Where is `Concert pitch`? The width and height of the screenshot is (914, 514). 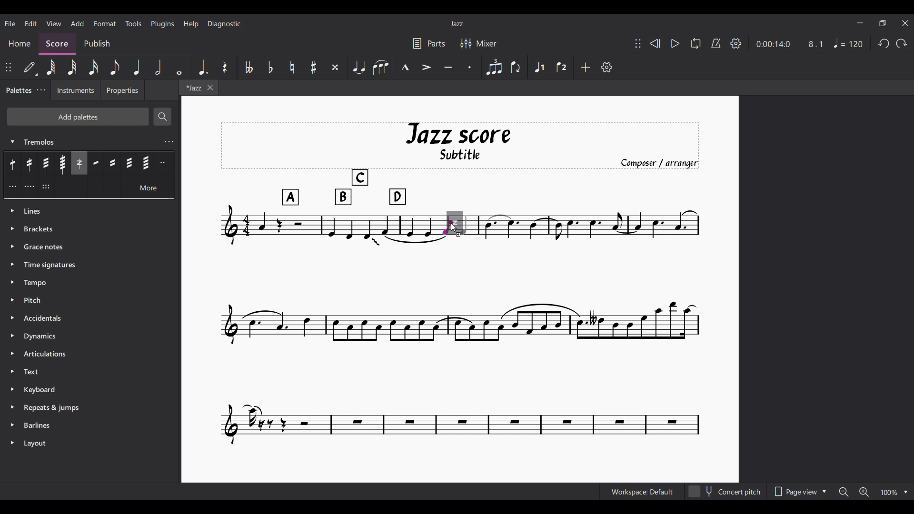
Concert pitch is located at coordinates (725, 491).